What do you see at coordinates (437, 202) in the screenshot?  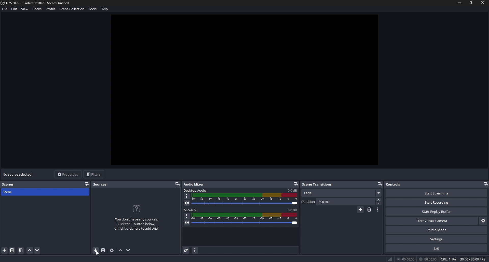 I see `start recording` at bounding box center [437, 202].